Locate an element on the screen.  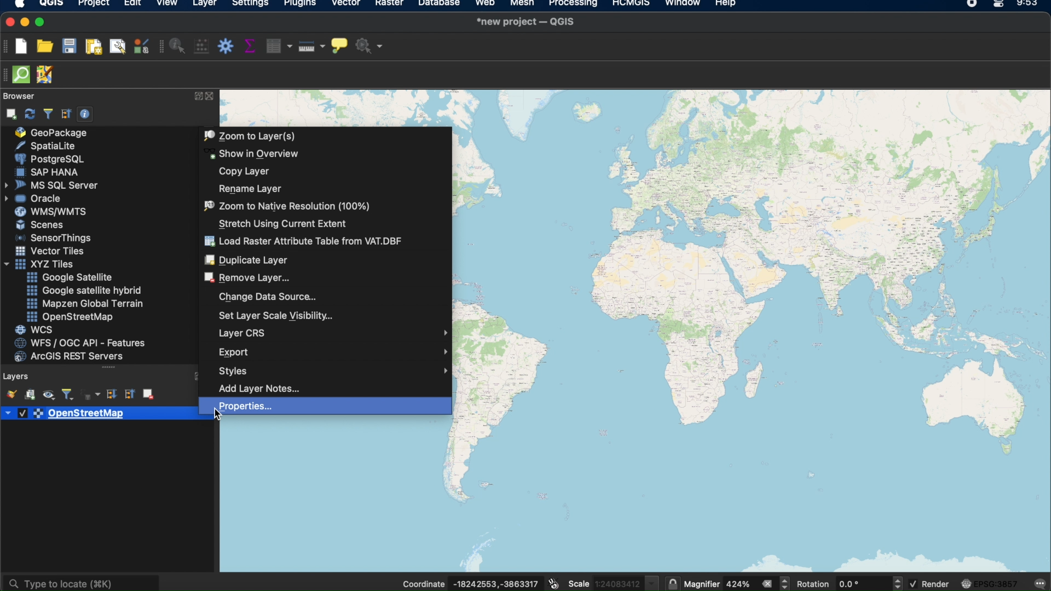
project toolbar is located at coordinates (8, 48).